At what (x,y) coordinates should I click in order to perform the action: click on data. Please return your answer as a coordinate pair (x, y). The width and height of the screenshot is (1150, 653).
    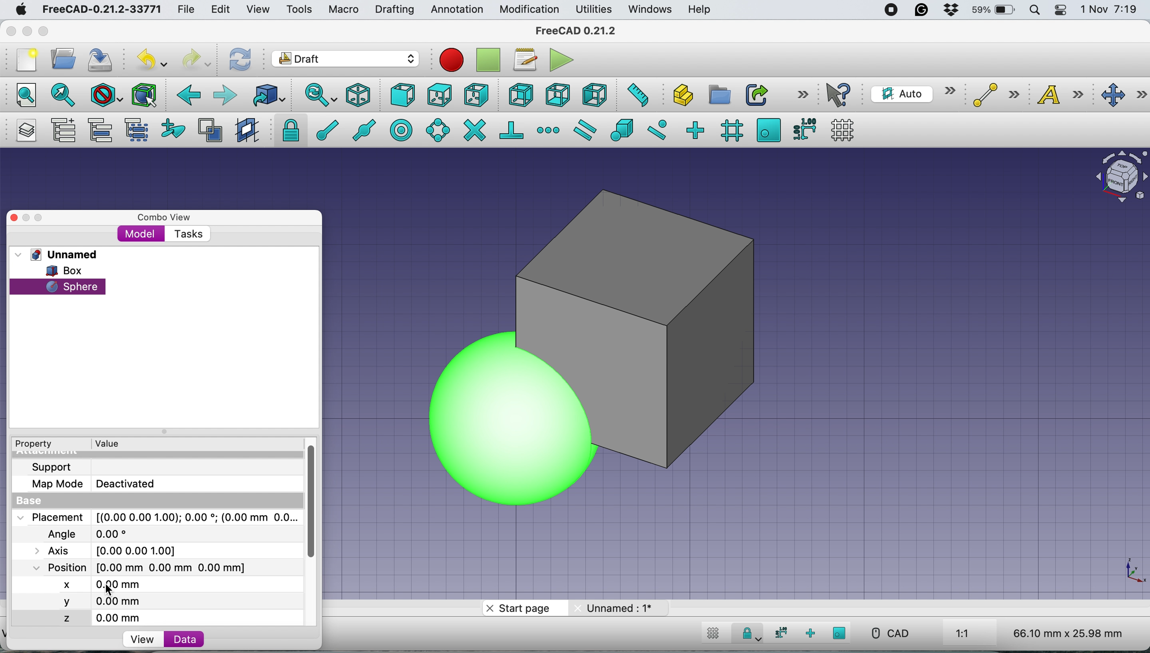
    Looking at the image, I should click on (184, 639).